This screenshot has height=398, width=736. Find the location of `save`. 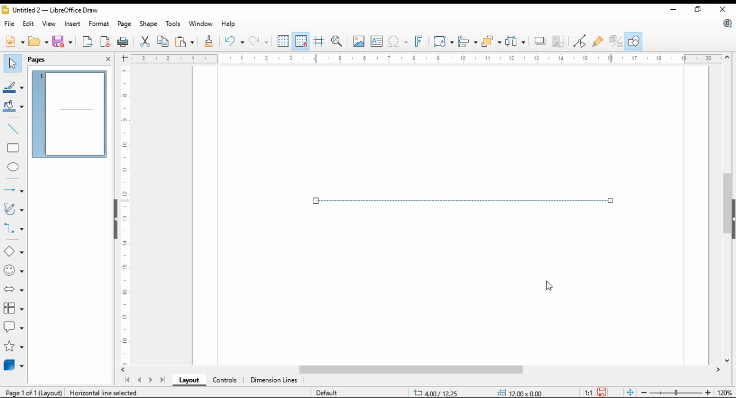

save is located at coordinates (601, 392).